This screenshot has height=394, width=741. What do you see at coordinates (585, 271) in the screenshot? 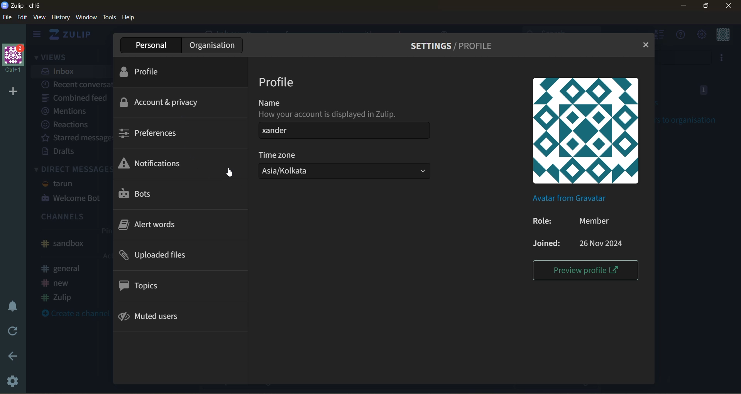
I see `preview profile` at bounding box center [585, 271].